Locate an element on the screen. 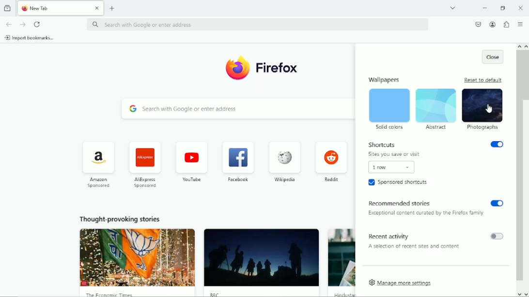 The height and width of the screenshot is (297, 529). Current tab is located at coordinates (52, 8).